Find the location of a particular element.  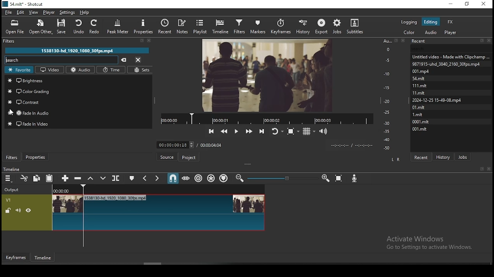

editing is located at coordinates (430, 22).